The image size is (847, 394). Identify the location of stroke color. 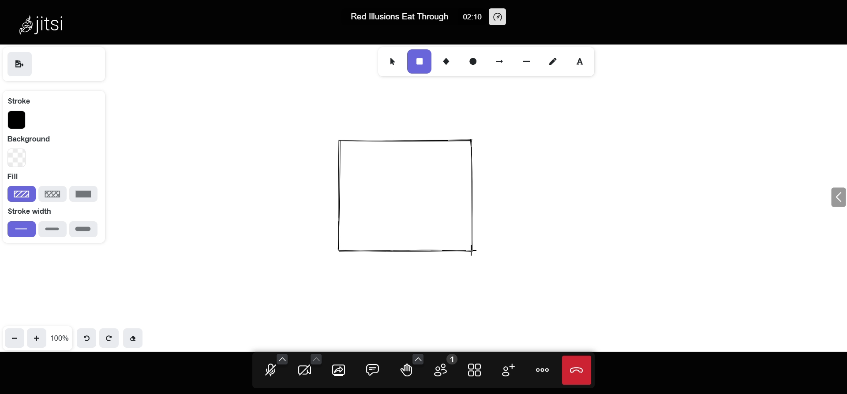
(17, 120).